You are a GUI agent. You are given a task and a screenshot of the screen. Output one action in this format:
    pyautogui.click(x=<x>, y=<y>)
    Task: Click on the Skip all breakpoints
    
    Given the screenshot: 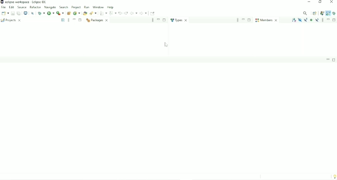 What is the action you would take?
    pyautogui.click(x=32, y=13)
    